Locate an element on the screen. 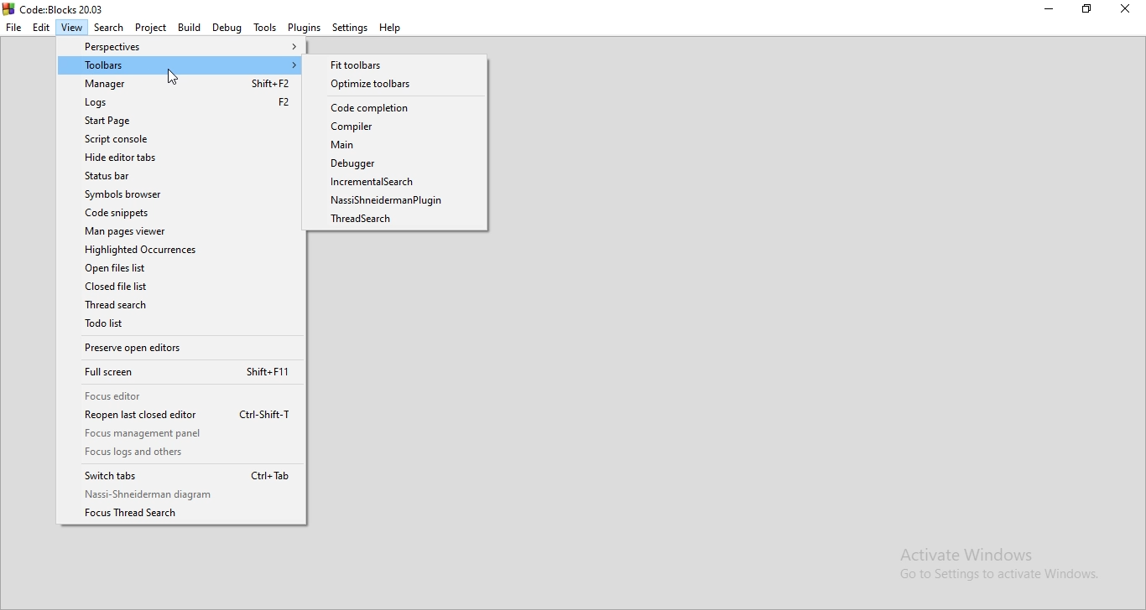 The image size is (1146, 610). Plugins  is located at coordinates (304, 27).